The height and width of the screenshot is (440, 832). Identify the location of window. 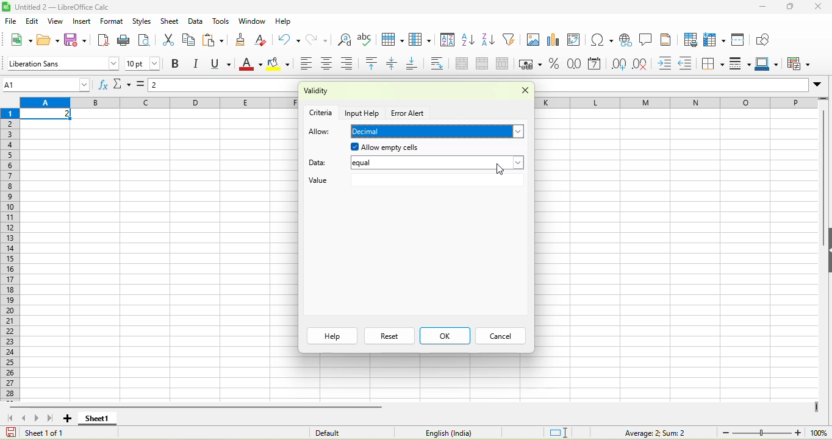
(251, 22).